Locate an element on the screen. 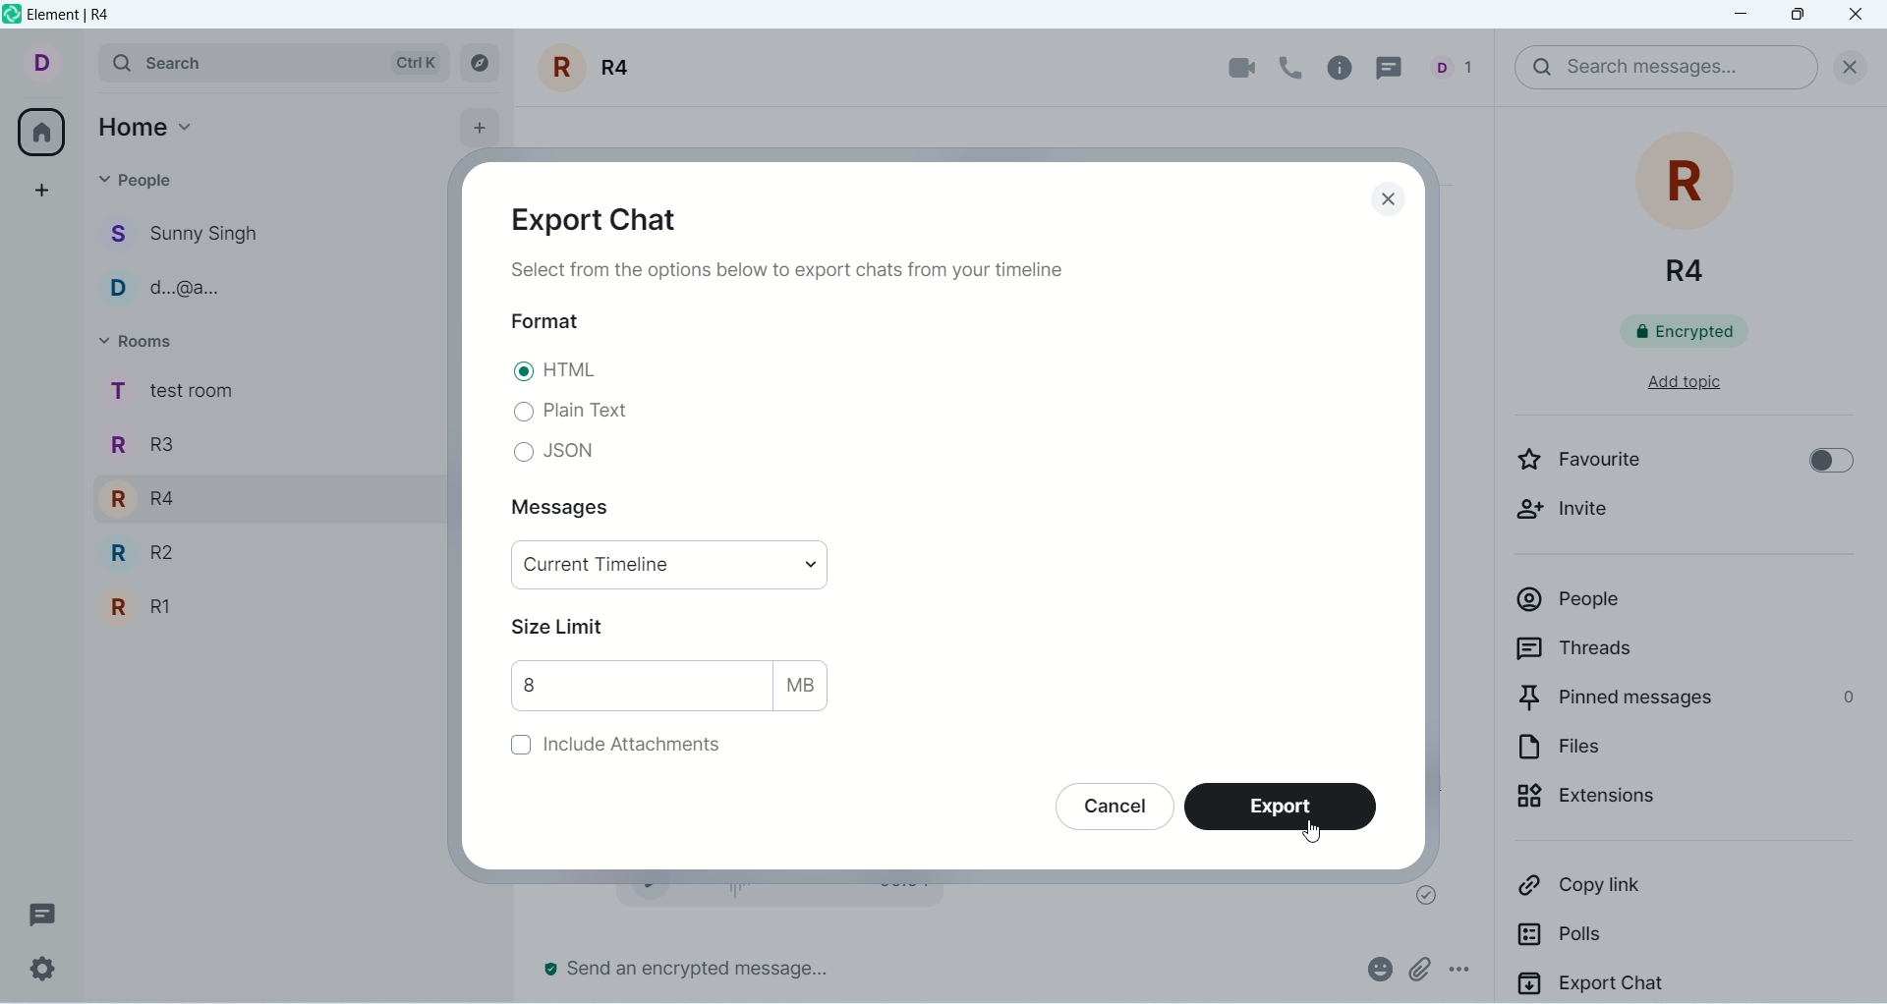  attachment is located at coordinates (1418, 969).